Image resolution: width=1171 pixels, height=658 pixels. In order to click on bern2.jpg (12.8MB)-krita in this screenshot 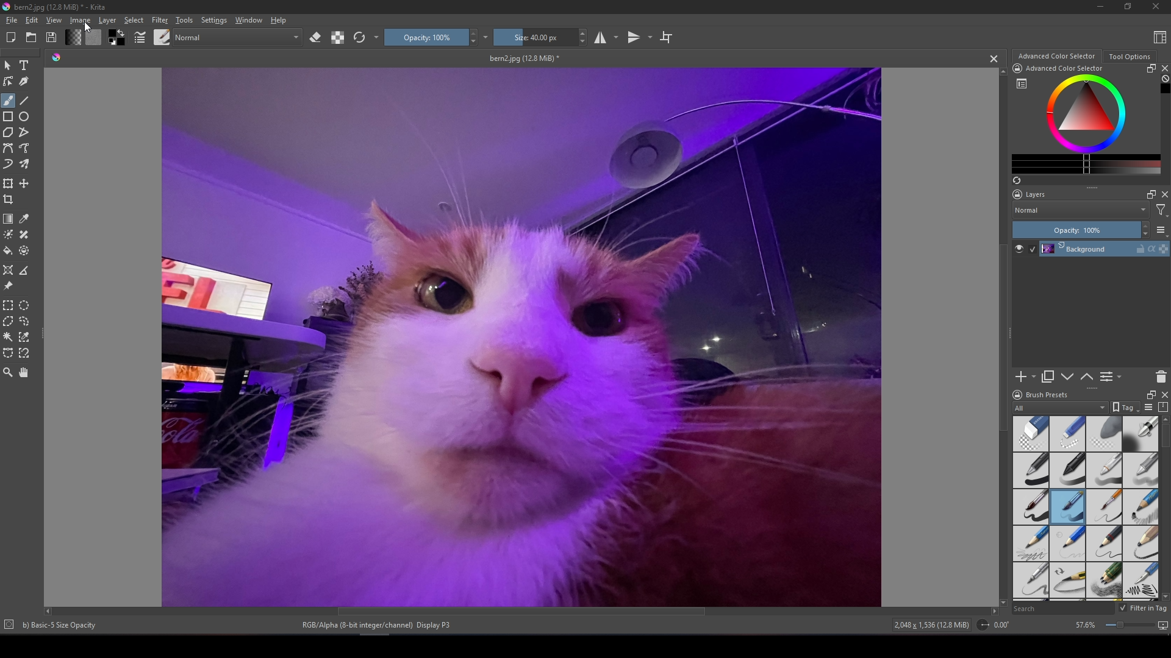, I will do `click(54, 7)`.